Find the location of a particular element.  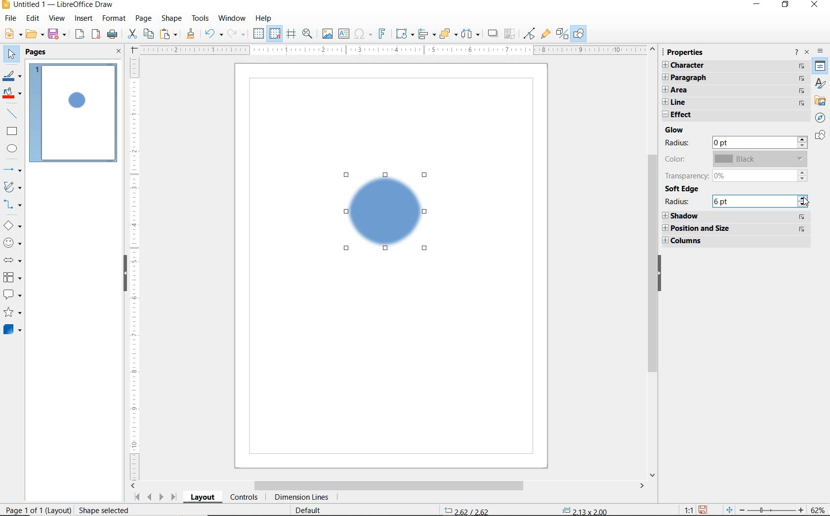

Adjust margins is located at coordinates (133, 48).